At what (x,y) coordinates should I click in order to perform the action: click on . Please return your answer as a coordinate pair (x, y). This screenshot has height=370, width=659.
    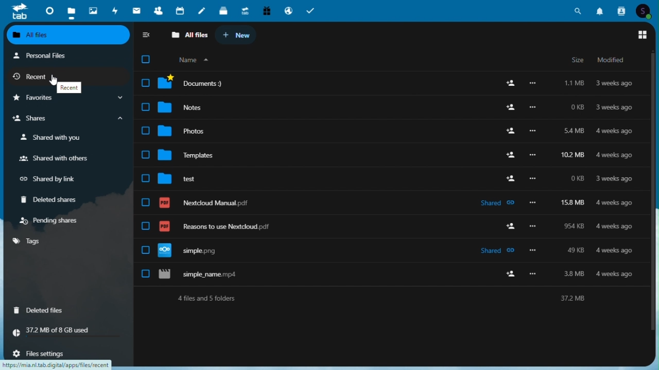
    Looking at the image, I should click on (159, 10).